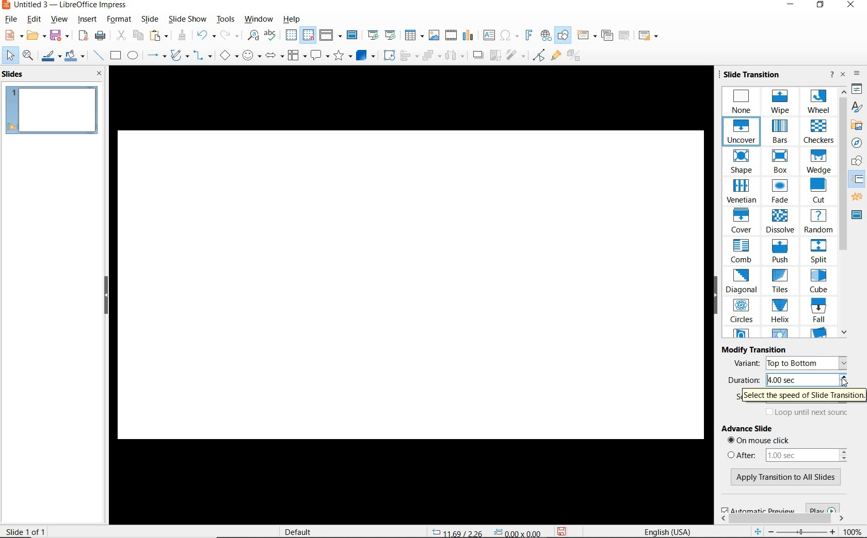 The image size is (867, 538). I want to click on HELP ABOUT THIS SIDEBAR DECK, so click(832, 75).